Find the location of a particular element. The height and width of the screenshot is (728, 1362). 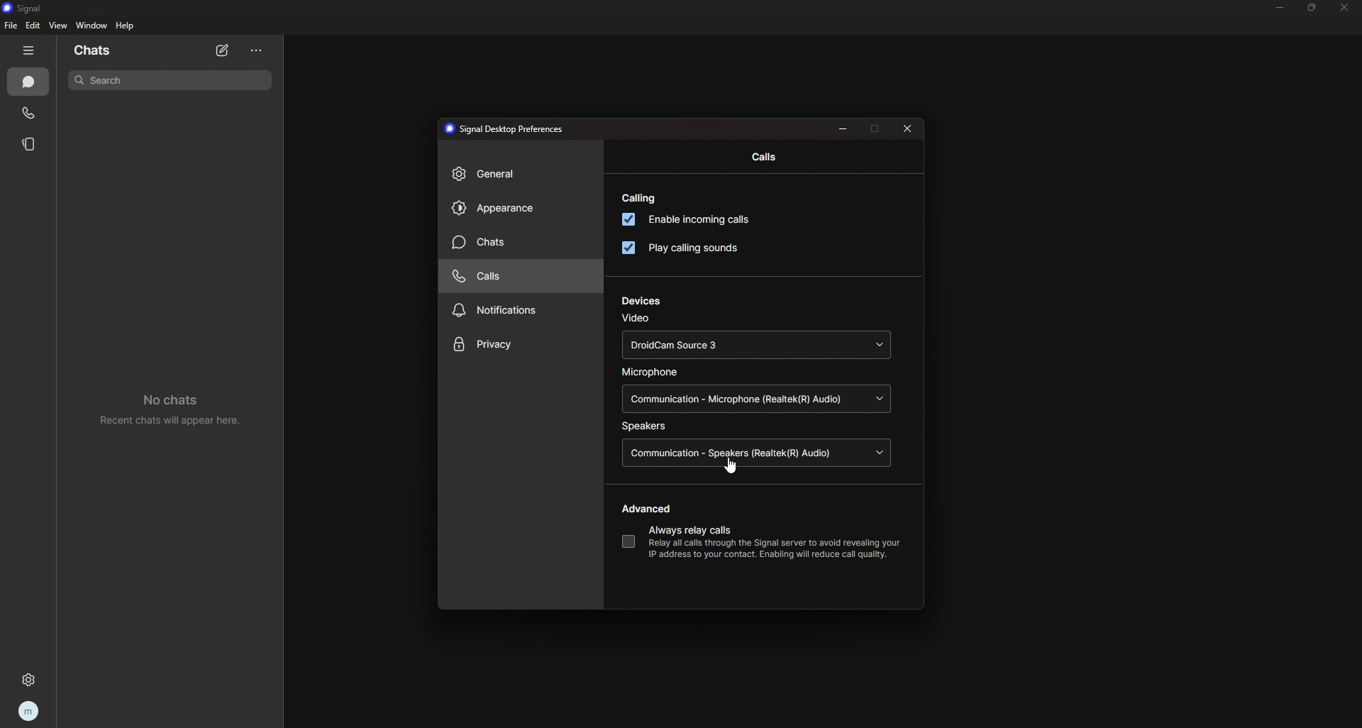

advanced is located at coordinates (650, 510).